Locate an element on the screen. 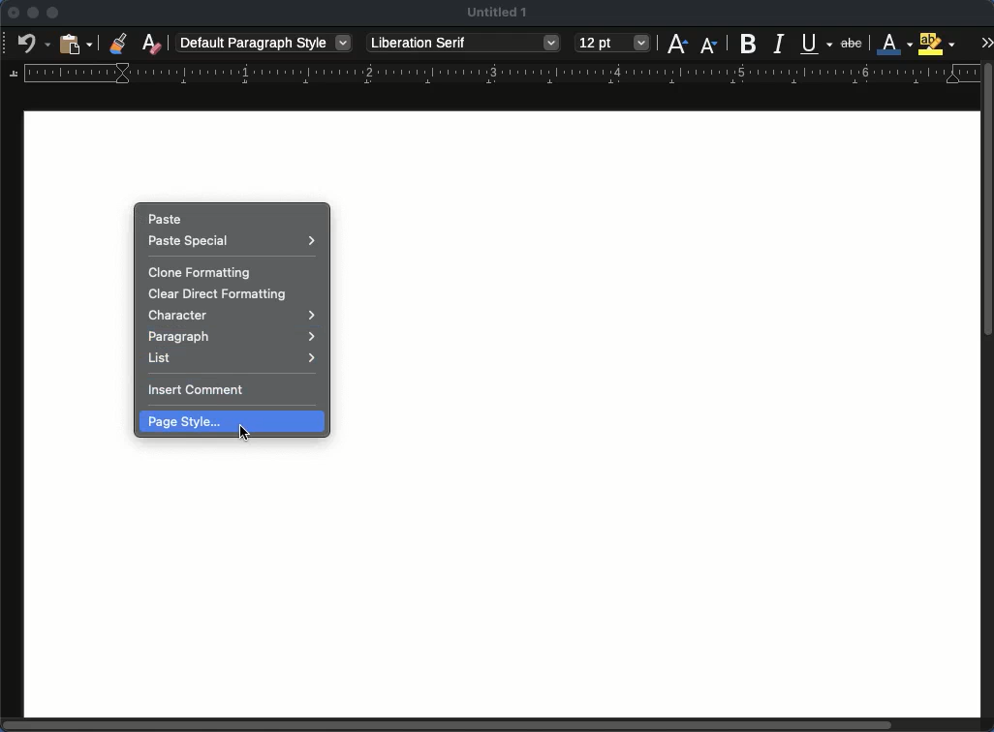 The image size is (994, 732). close is located at coordinates (14, 13).